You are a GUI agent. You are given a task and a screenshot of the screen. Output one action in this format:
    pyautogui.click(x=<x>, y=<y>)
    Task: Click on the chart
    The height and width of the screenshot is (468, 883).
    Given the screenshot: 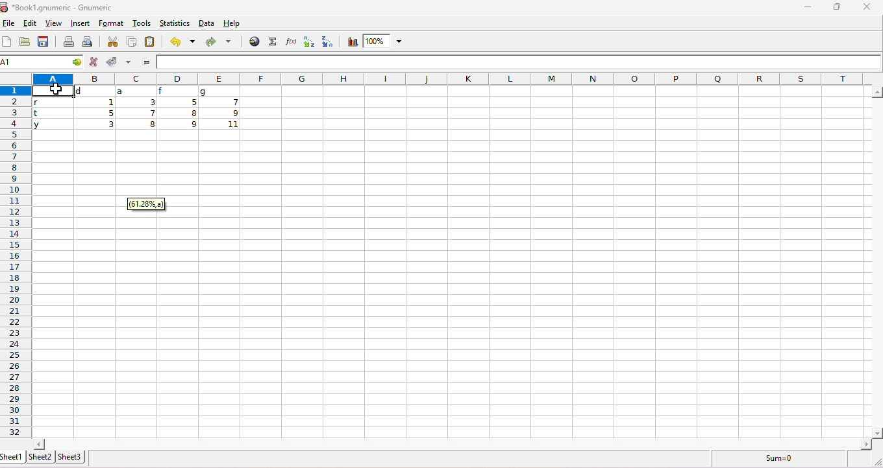 What is the action you would take?
    pyautogui.click(x=351, y=42)
    